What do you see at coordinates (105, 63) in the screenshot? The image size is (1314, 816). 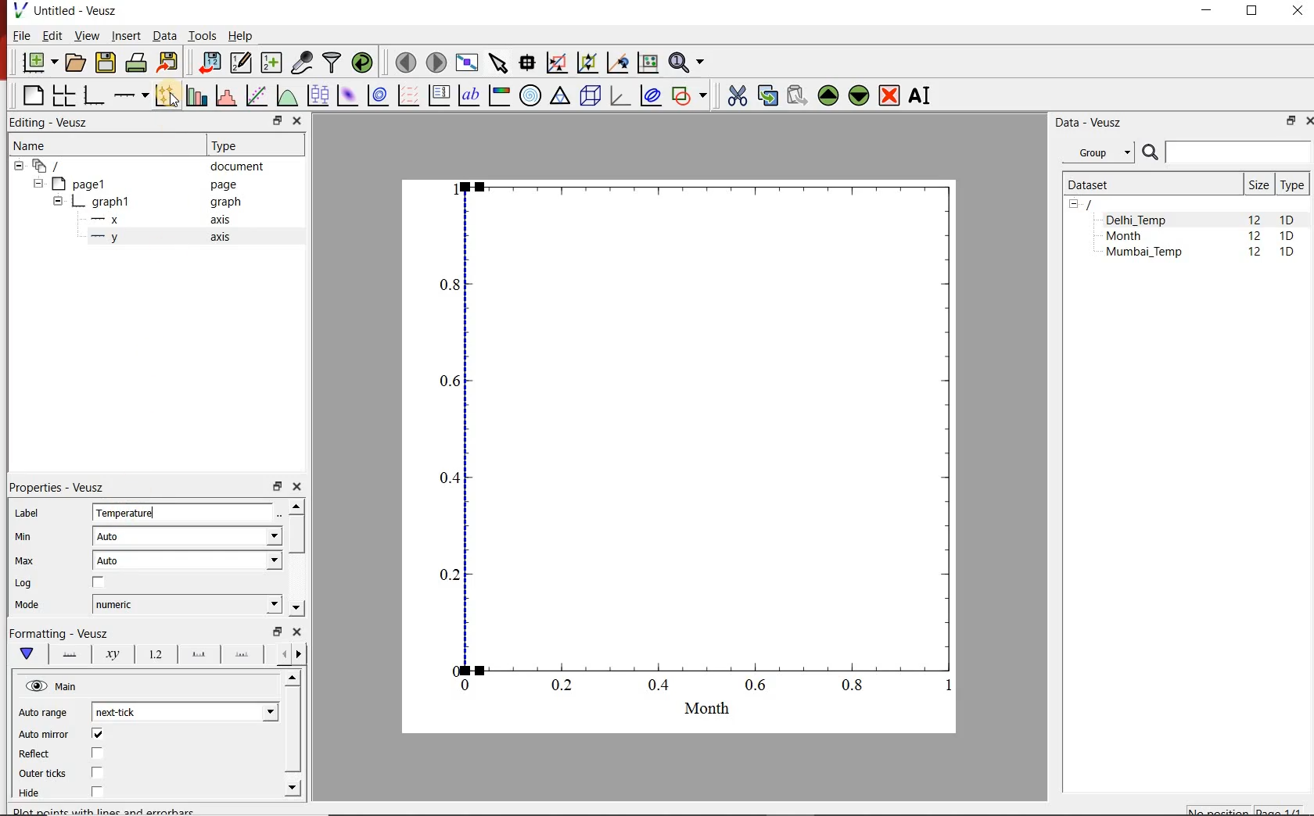 I see `save the document` at bounding box center [105, 63].